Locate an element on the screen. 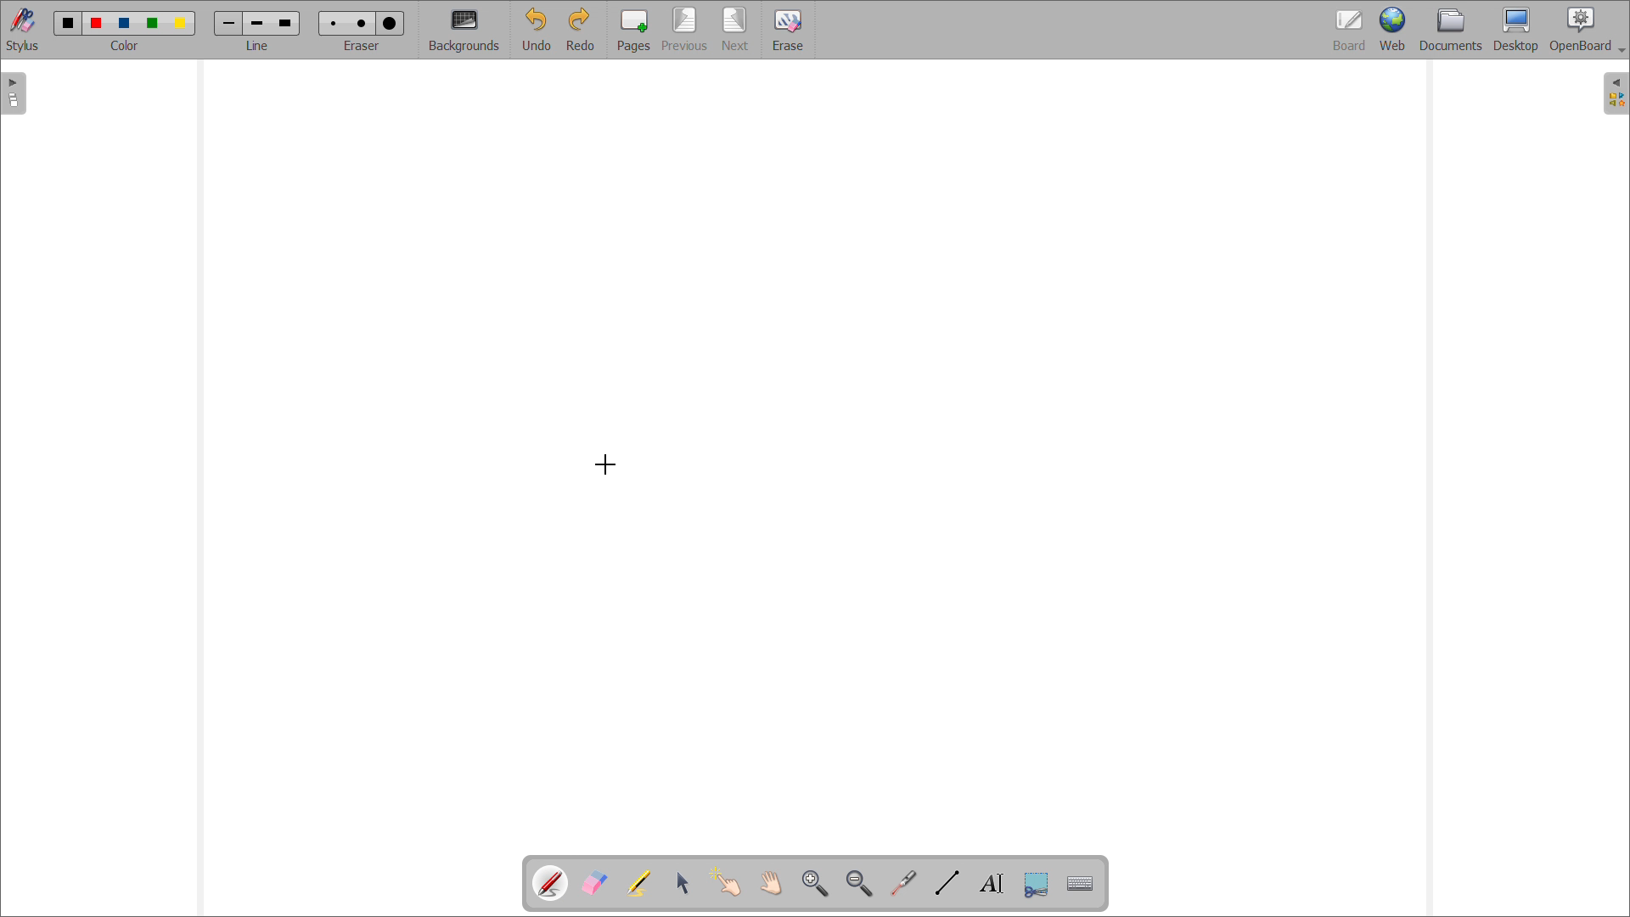  add pages is located at coordinates (634, 30).